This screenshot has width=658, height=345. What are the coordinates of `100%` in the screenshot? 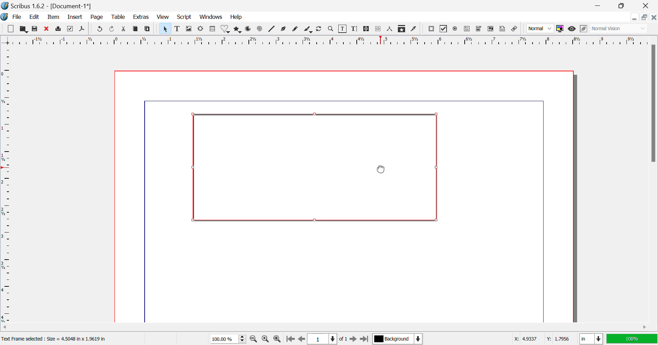 It's located at (631, 339).